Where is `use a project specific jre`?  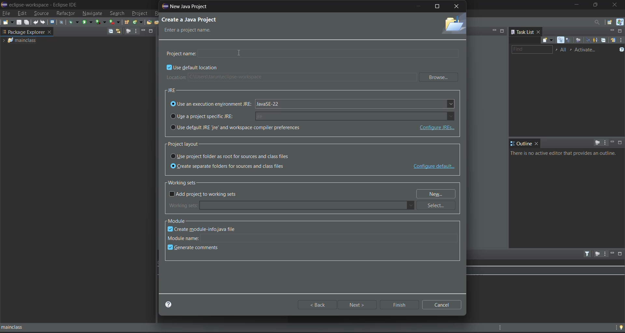
use a project specific jre is located at coordinates (313, 115).